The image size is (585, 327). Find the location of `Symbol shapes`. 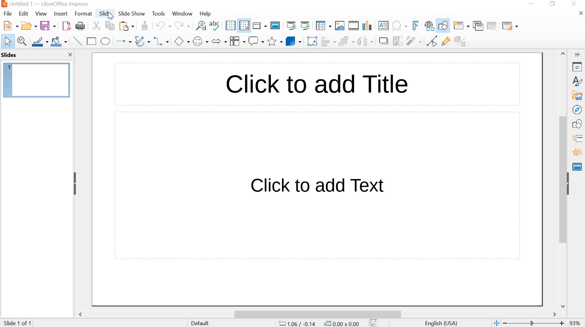

Symbol shapes is located at coordinates (200, 40).